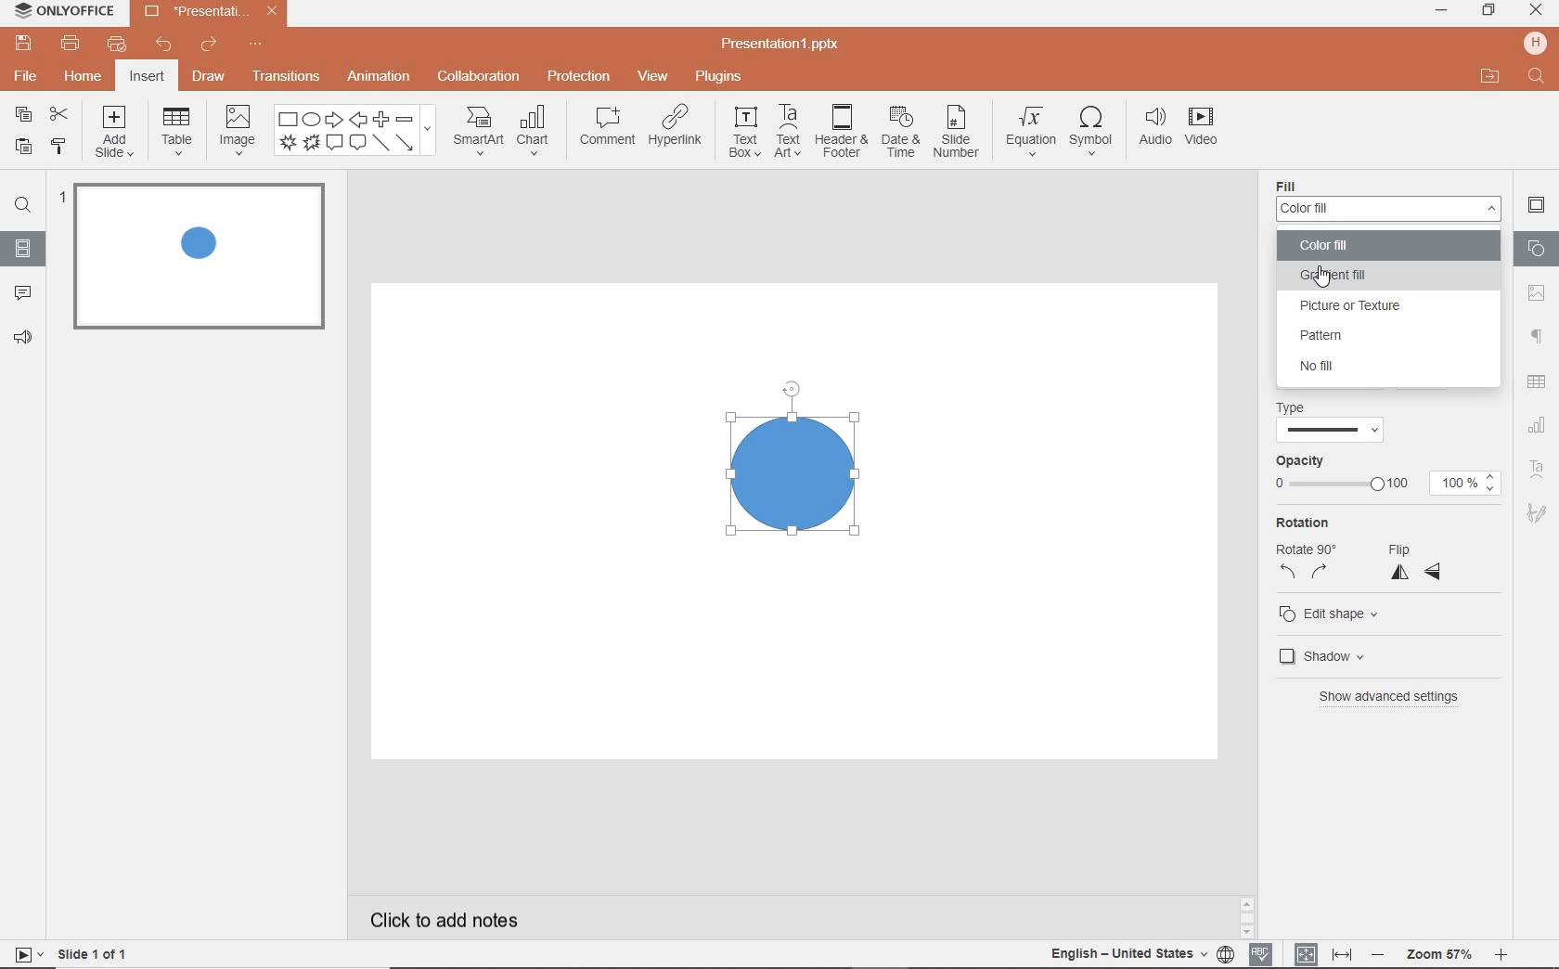 The height and width of the screenshot is (969, 1559). What do you see at coordinates (197, 256) in the screenshot?
I see `slide` at bounding box center [197, 256].